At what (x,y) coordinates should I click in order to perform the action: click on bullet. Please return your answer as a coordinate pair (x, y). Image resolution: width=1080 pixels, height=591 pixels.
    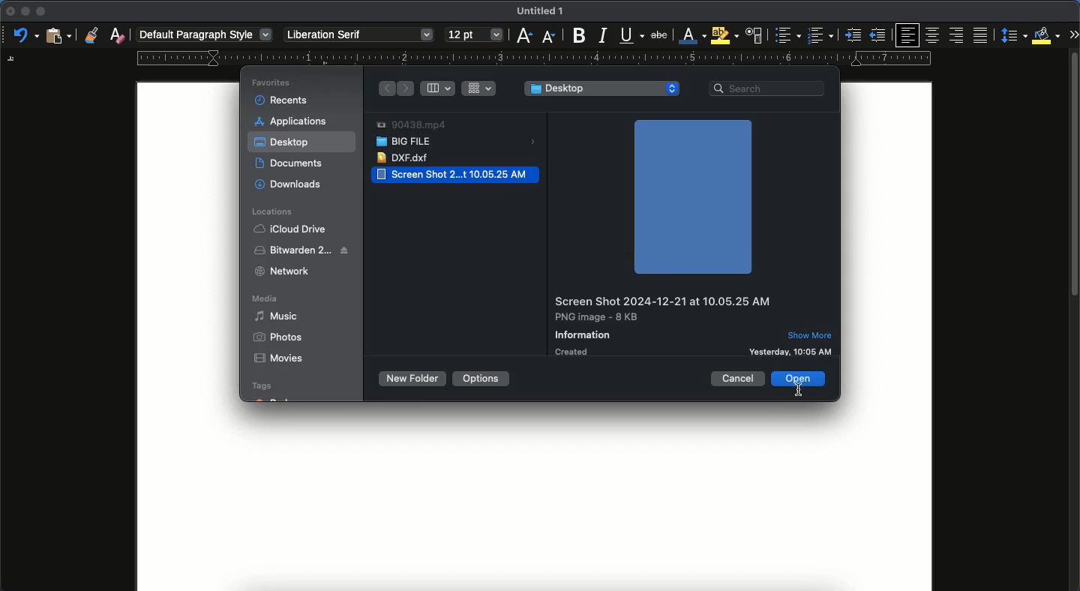
    Looking at the image, I should click on (786, 35).